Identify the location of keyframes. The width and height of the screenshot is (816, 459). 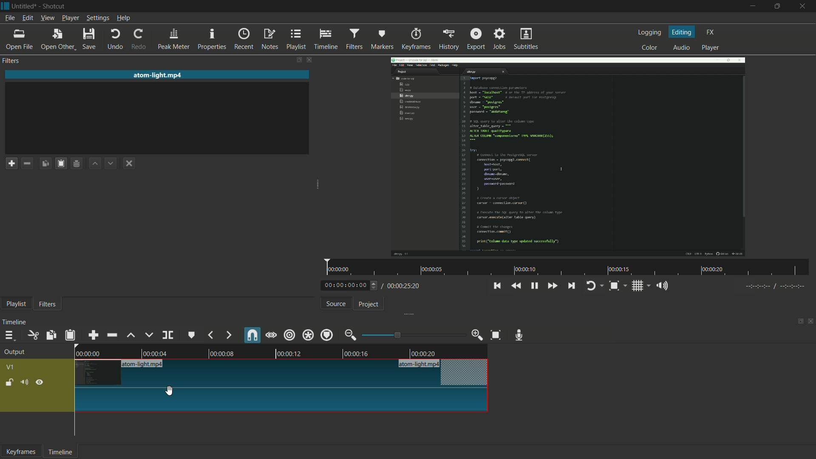
(21, 452).